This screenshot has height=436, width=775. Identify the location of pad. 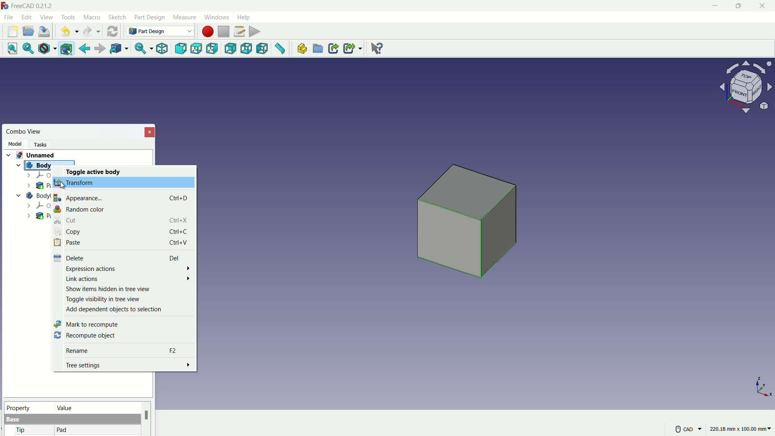
(62, 430).